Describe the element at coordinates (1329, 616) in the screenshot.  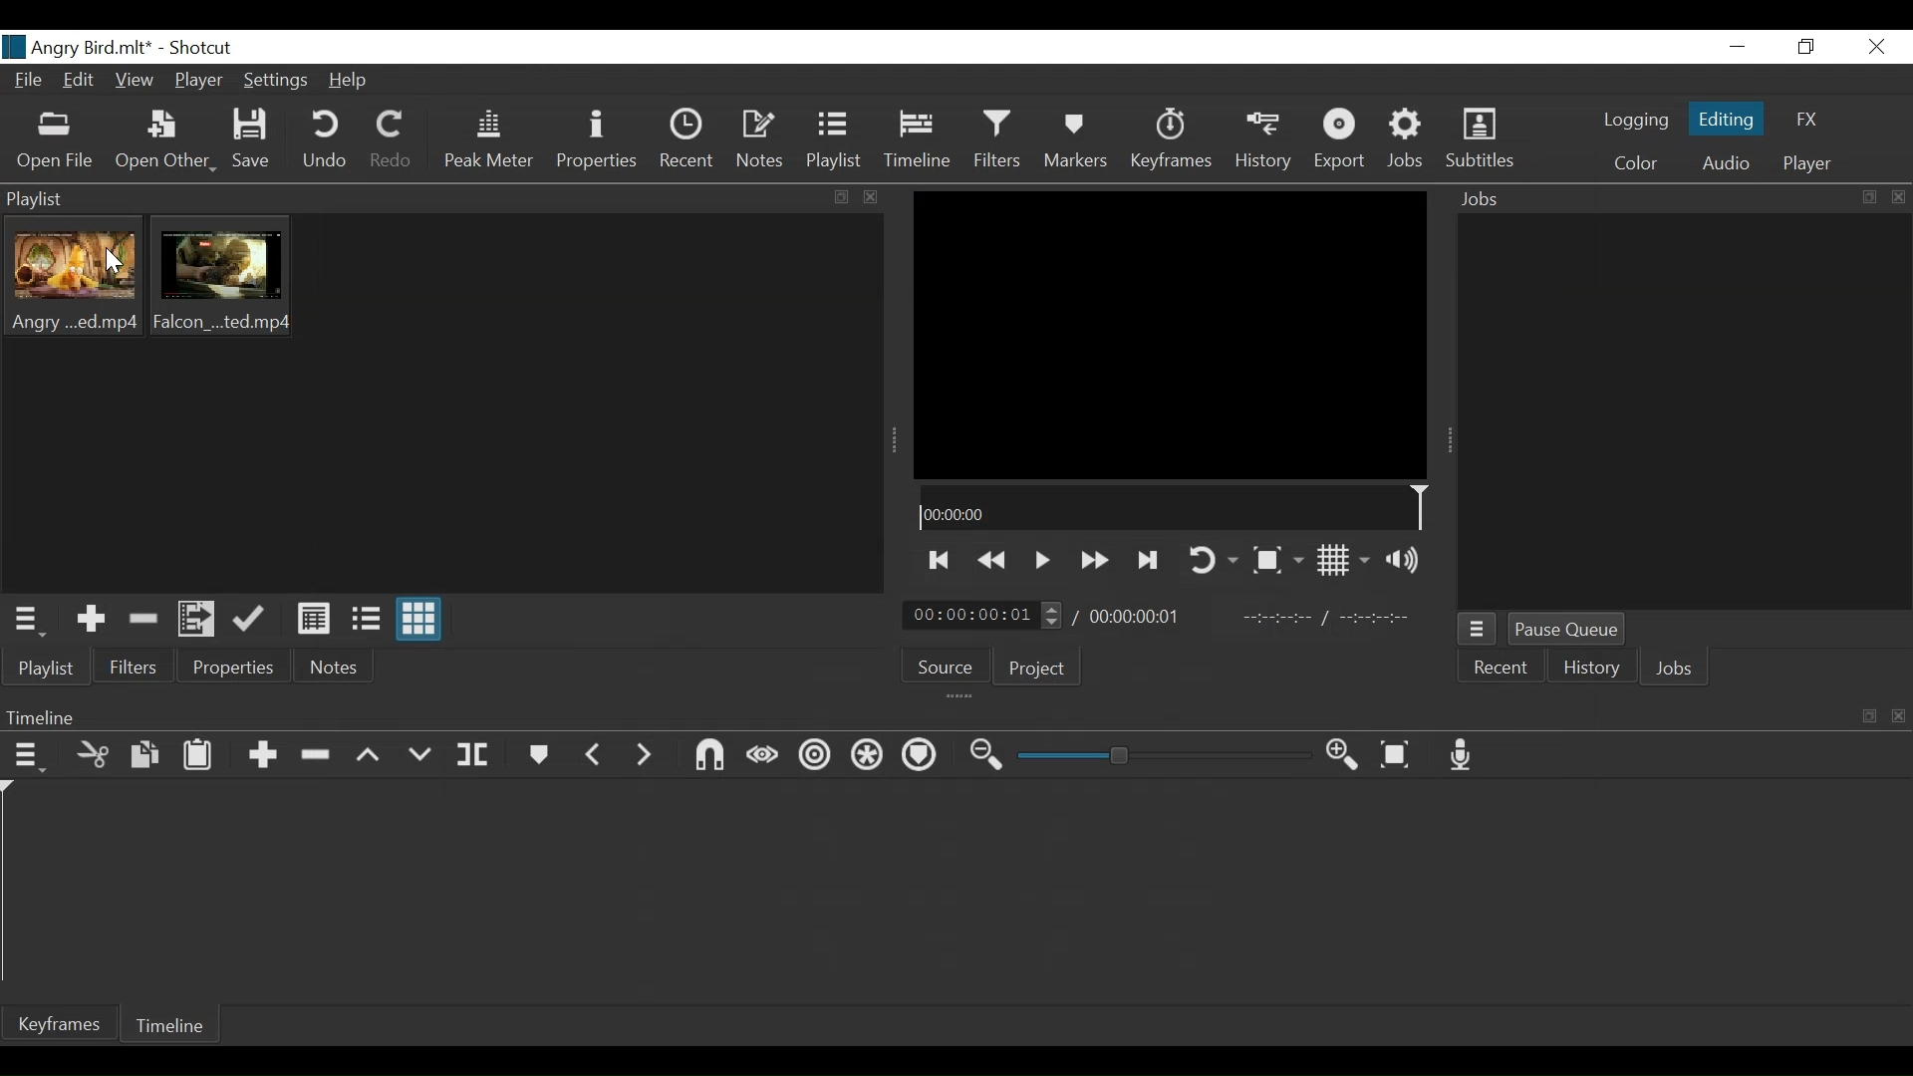
I see `In point` at that location.